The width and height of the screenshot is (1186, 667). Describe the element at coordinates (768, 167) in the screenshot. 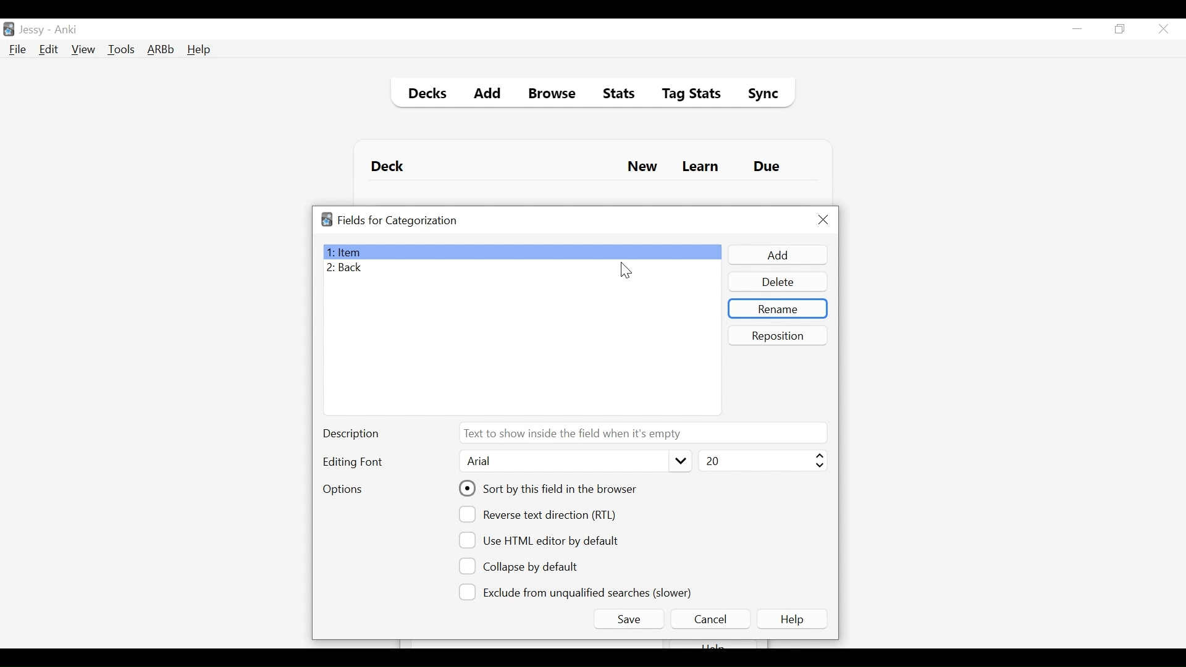

I see `Due` at that location.